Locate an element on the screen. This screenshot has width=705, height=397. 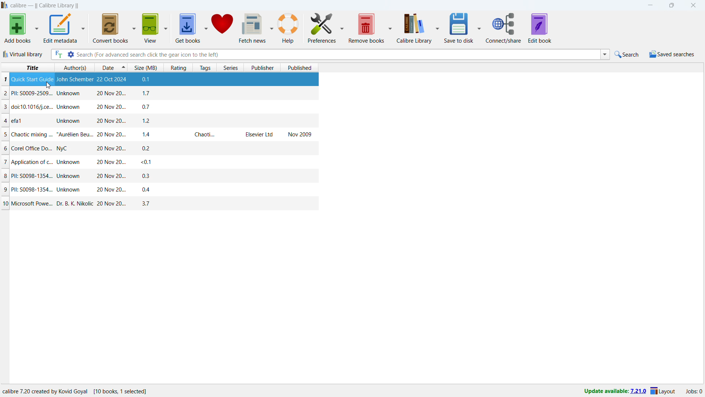
sort by size is located at coordinates (146, 67).